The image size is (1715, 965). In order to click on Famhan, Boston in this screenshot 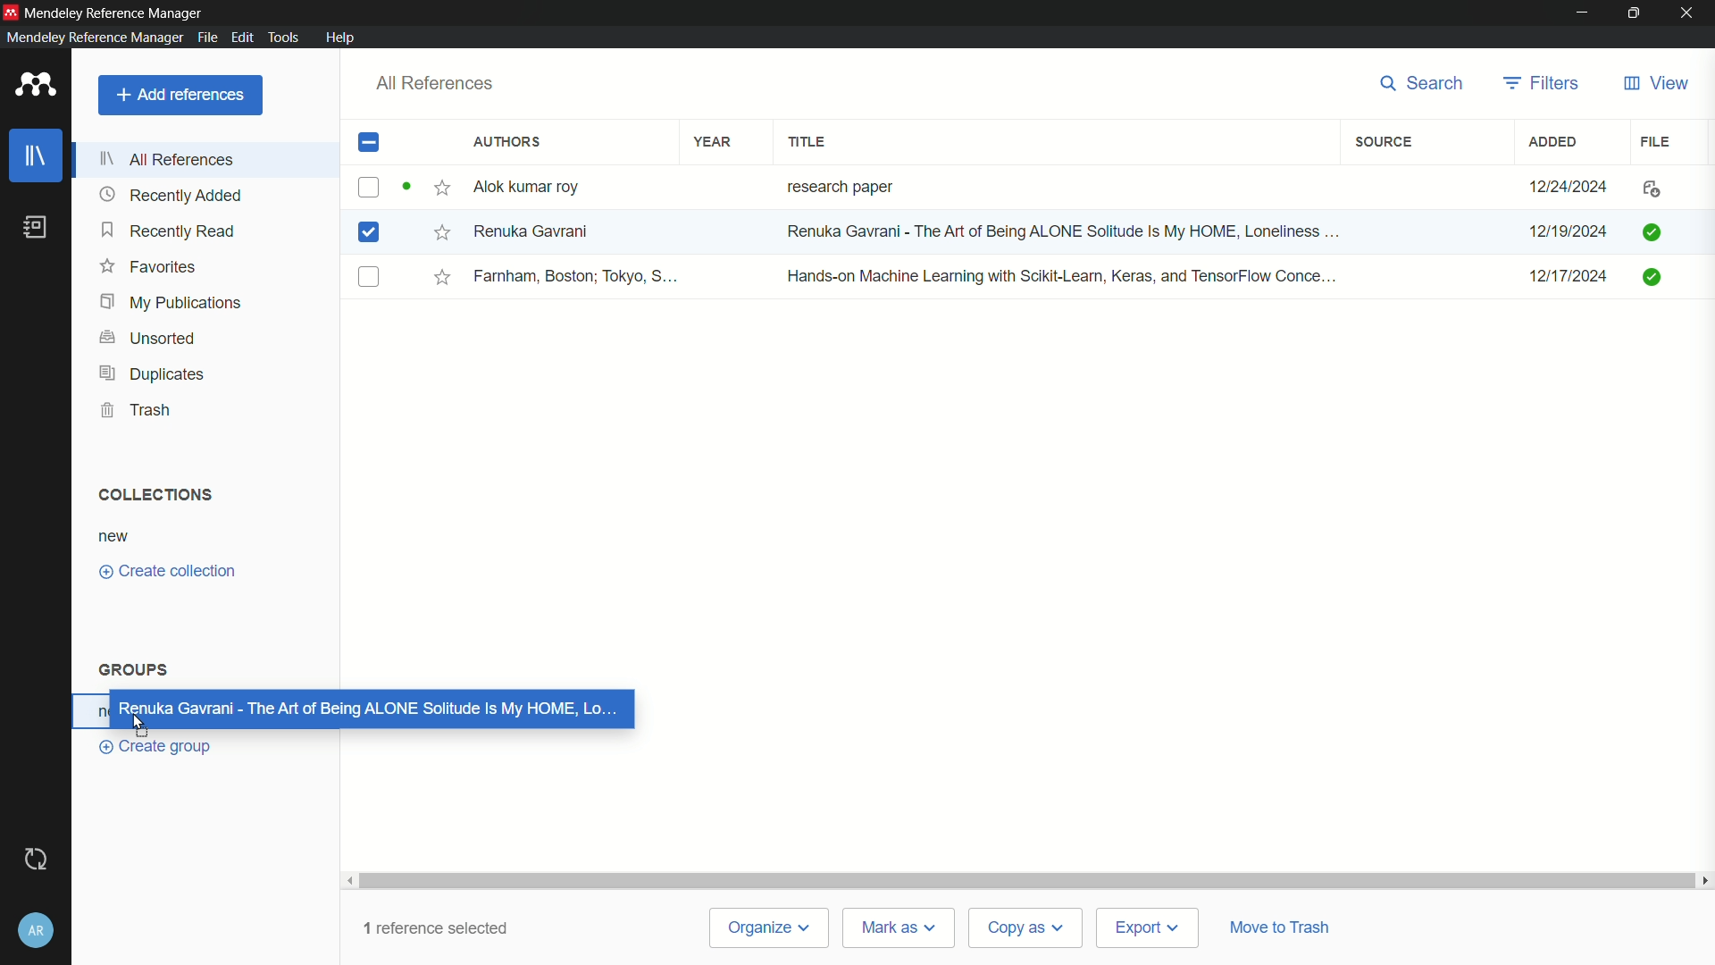, I will do `click(578, 279)`.